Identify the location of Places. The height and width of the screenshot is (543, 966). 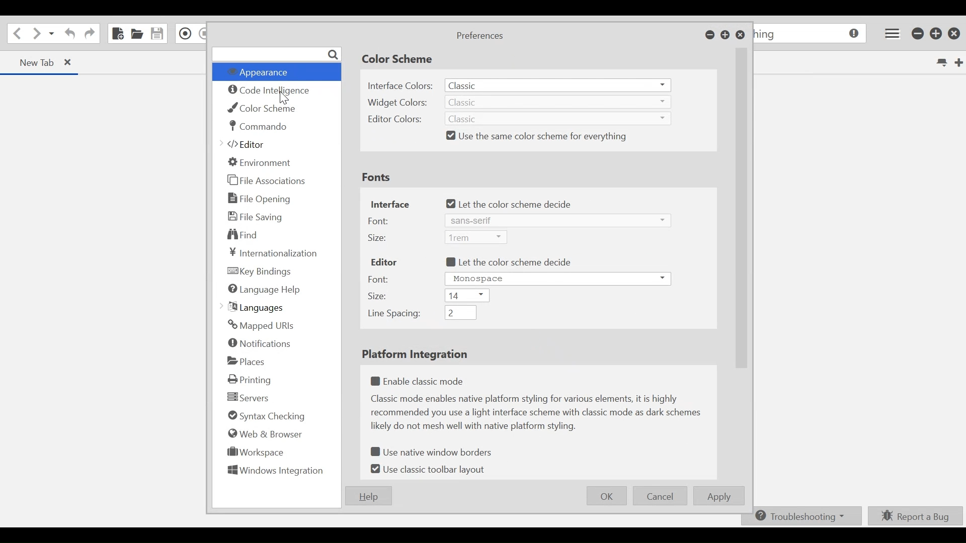
(247, 361).